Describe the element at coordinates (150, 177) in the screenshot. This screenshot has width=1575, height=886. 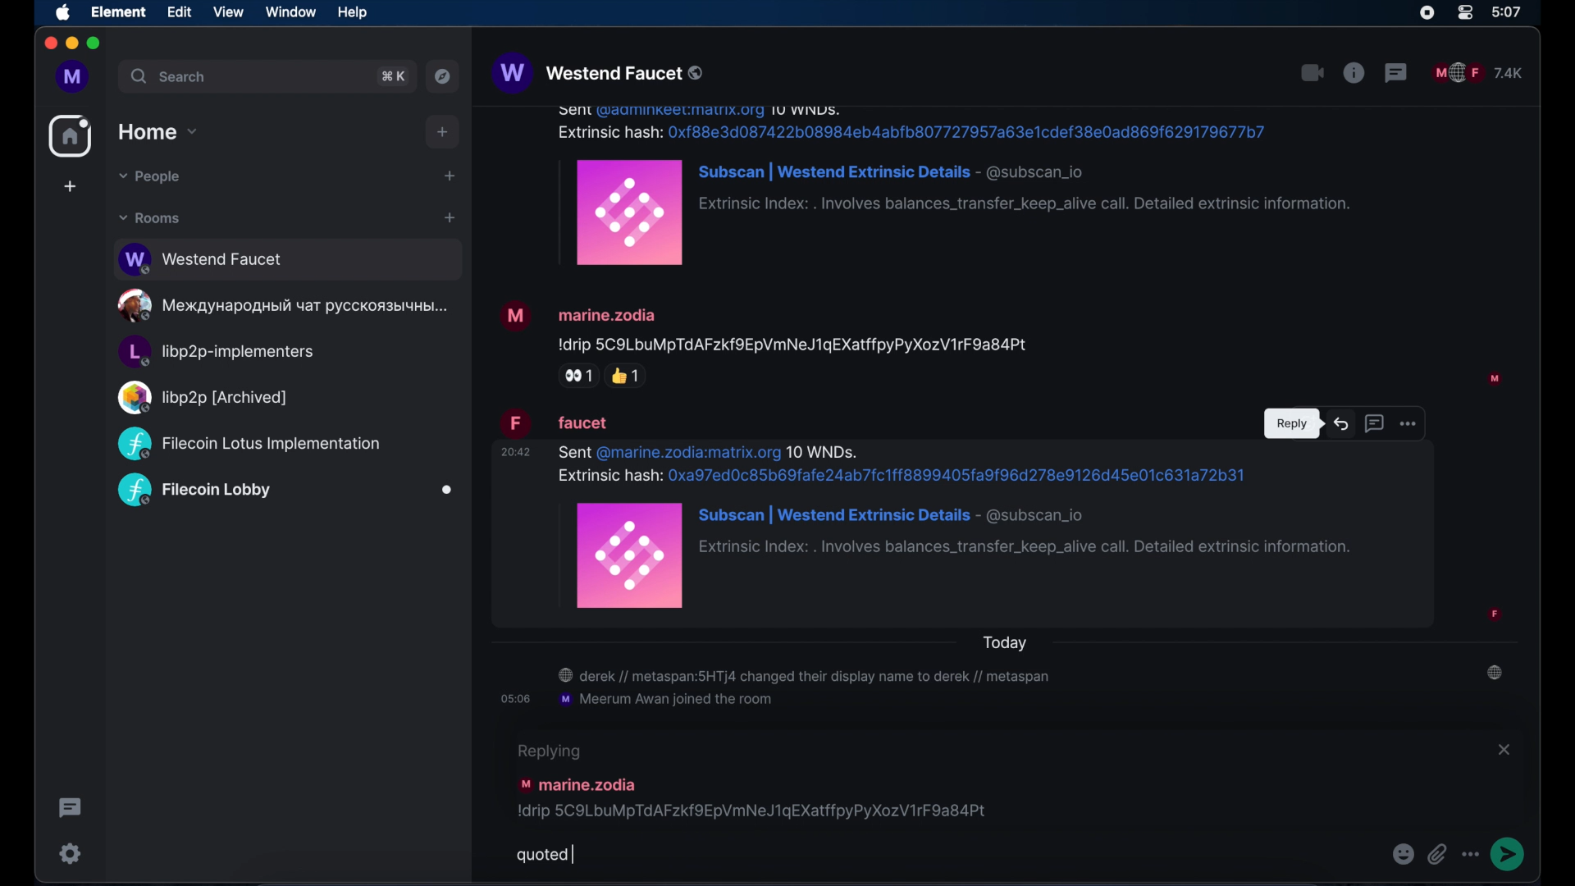
I see `people dropdown` at that location.